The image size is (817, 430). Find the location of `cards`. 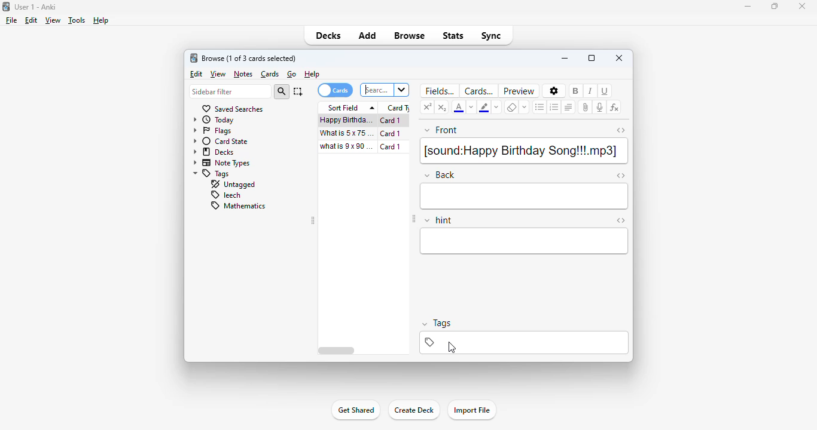

cards is located at coordinates (270, 75).